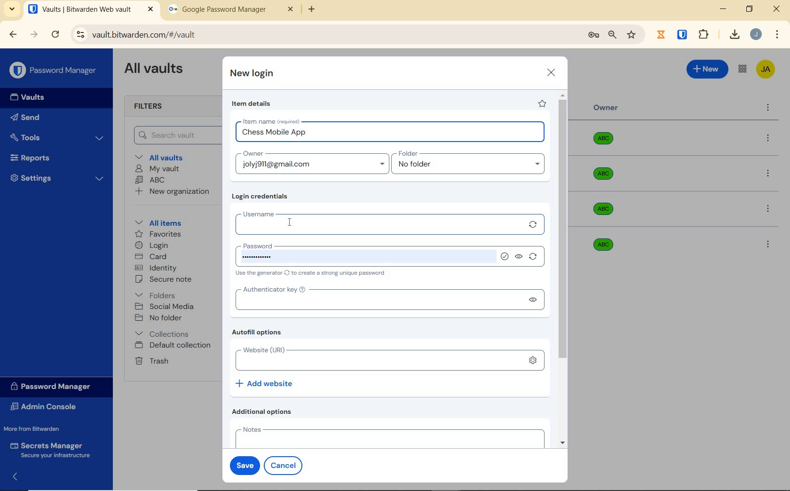 Image resolution: width=790 pixels, height=491 pixels. I want to click on No folder, so click(160, 318).